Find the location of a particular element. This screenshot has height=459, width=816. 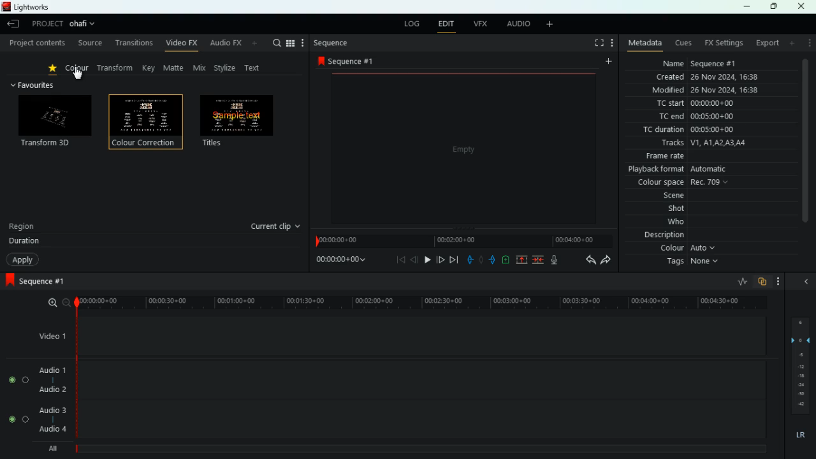

colour space is located at coordinates (685, 183).